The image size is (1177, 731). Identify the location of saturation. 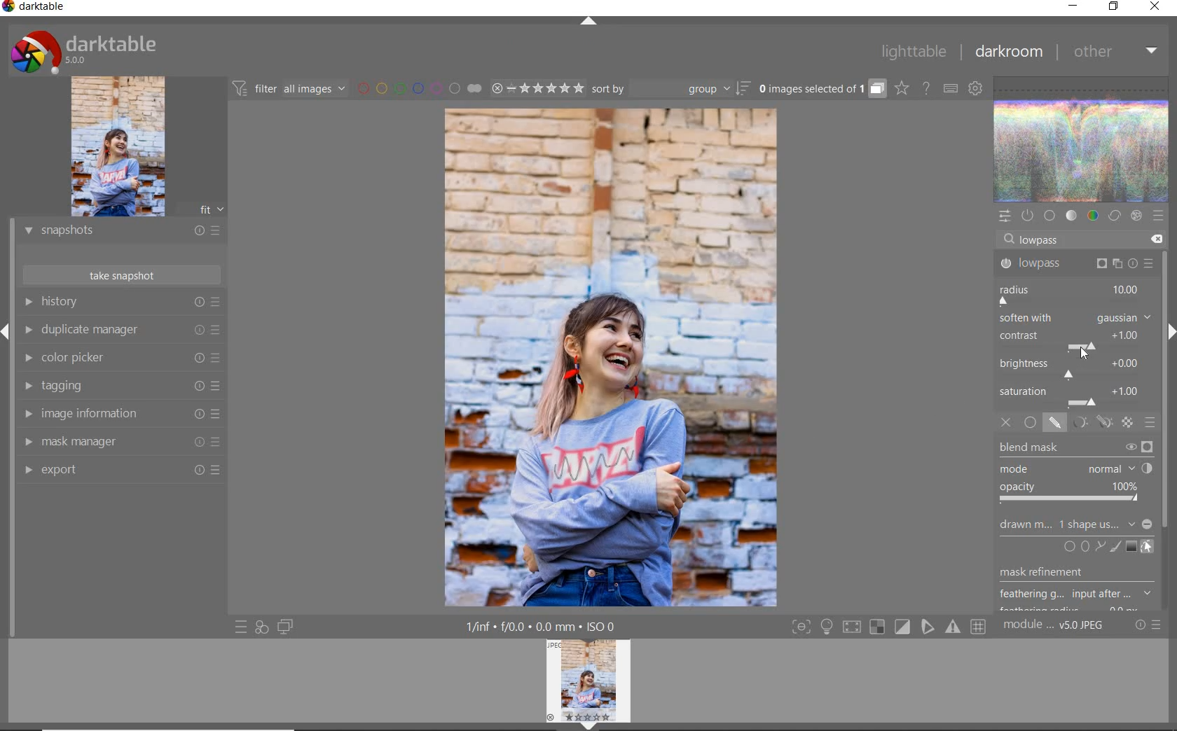
(1074, 396).